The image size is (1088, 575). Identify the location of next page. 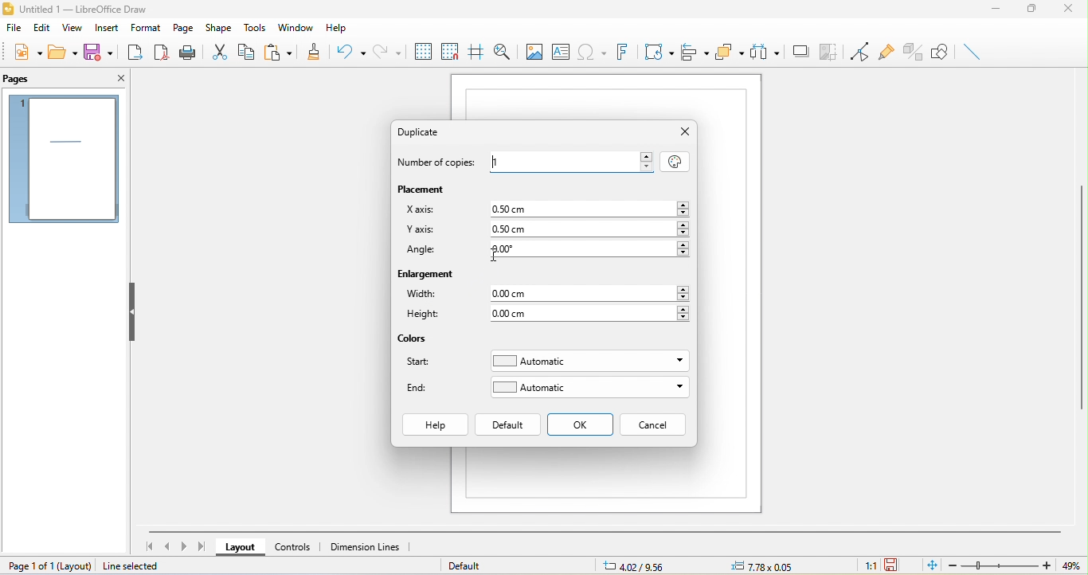
(185, 546).